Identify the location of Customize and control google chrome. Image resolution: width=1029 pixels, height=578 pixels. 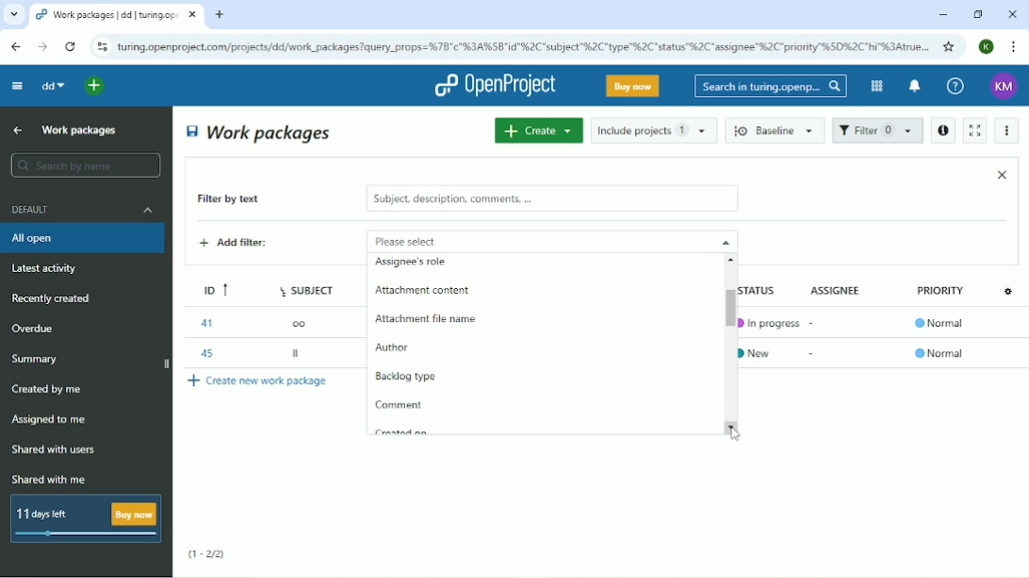
(1015, 47).